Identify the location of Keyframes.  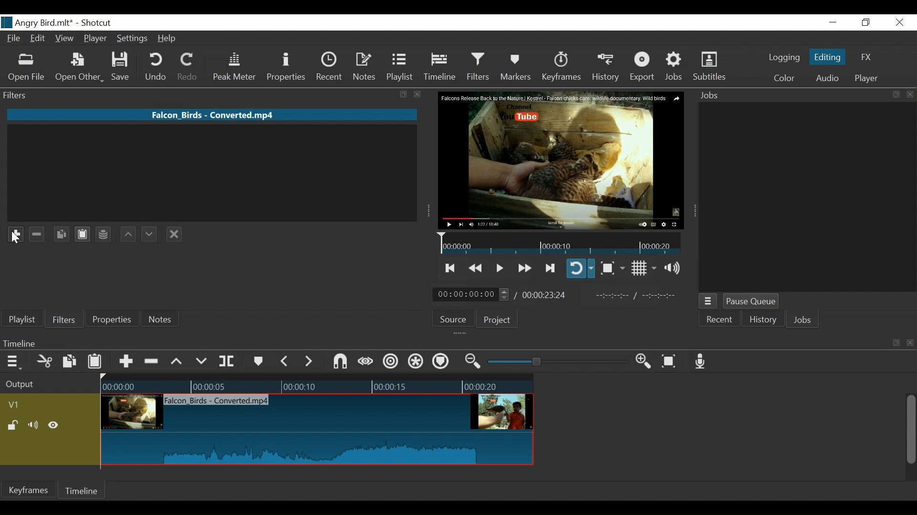
(561, 67).